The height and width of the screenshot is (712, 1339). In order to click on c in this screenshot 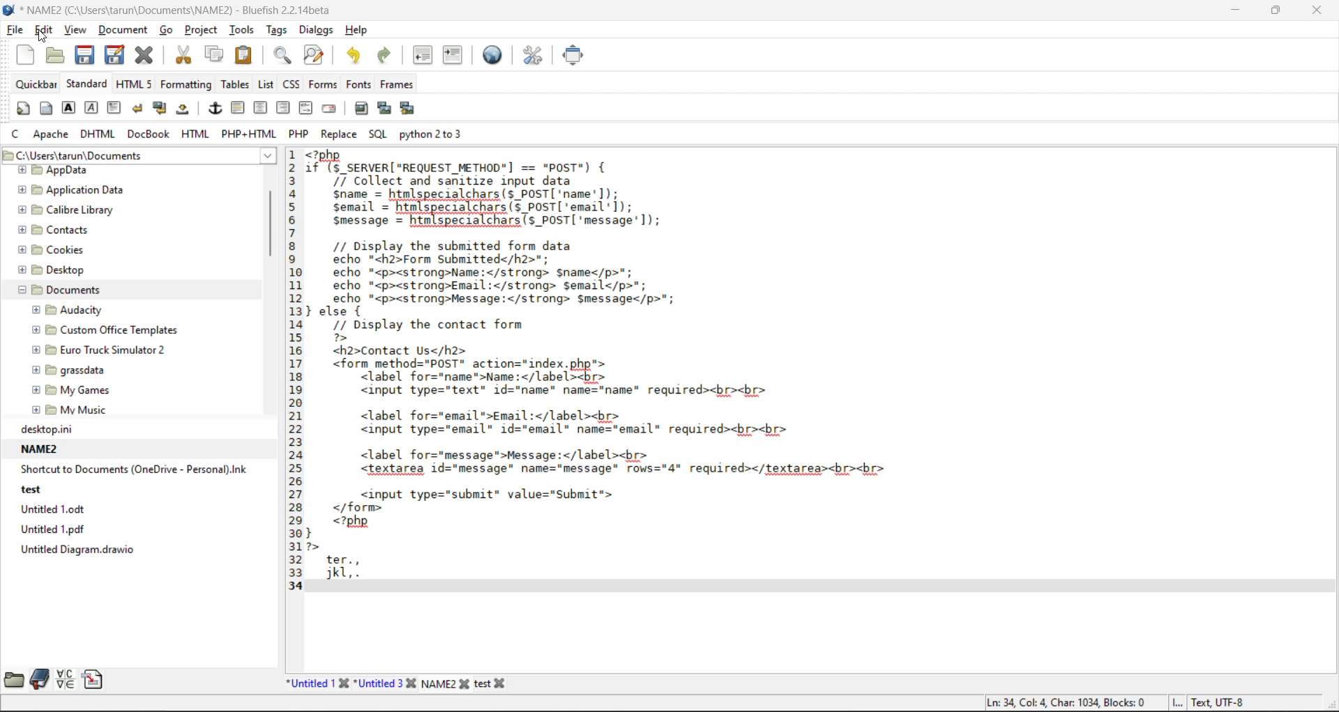, I will do `click(13, 136)`.